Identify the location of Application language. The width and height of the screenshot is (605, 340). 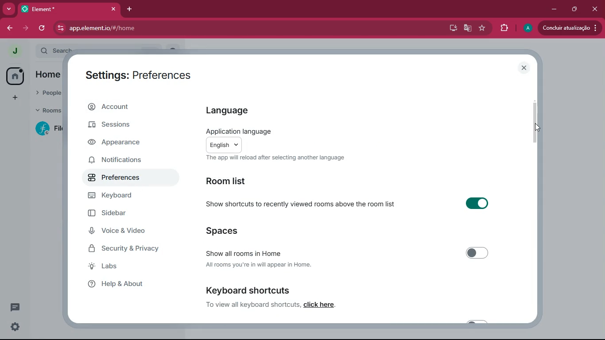
(236, 131).